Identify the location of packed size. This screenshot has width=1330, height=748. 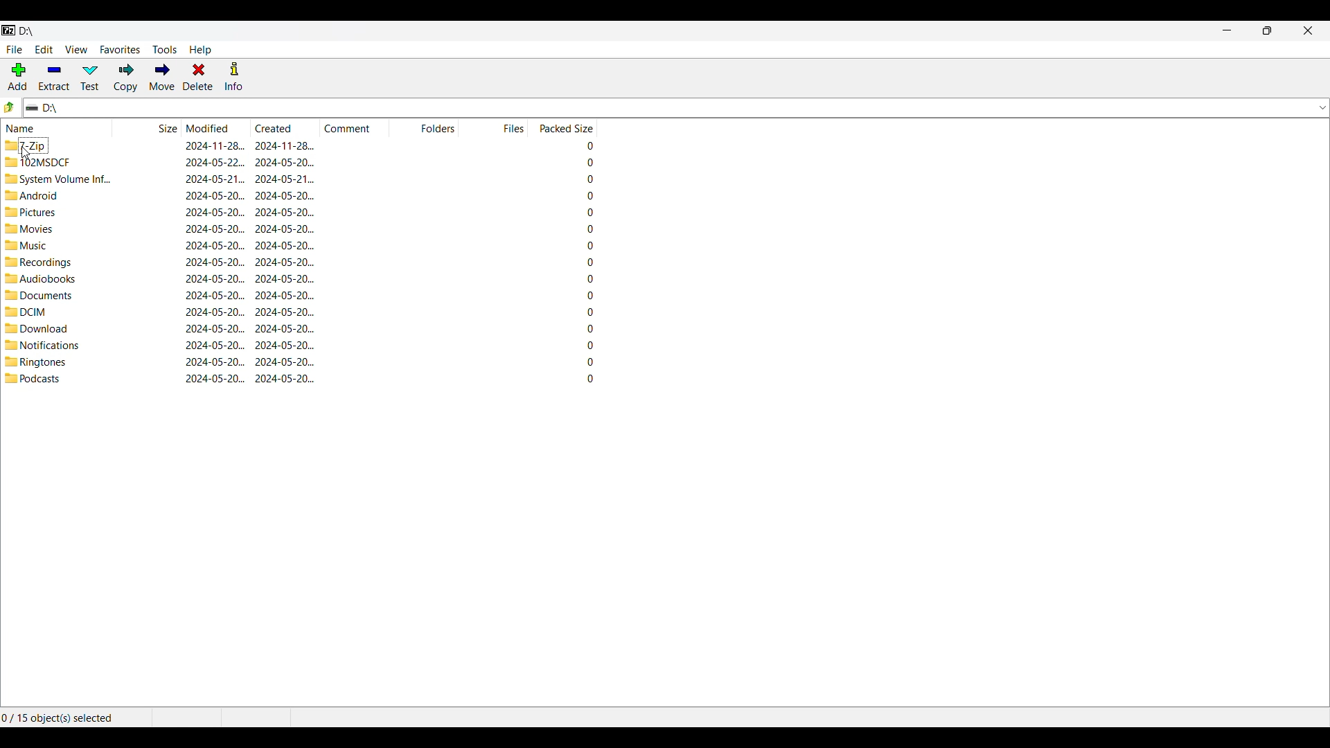
(582, 162).